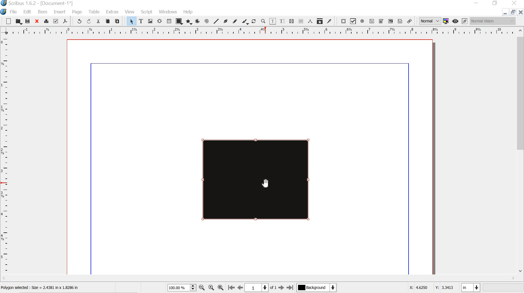  Describe the element at coordinates (189, 22) in the screenshot. I see `polygon` at that location.